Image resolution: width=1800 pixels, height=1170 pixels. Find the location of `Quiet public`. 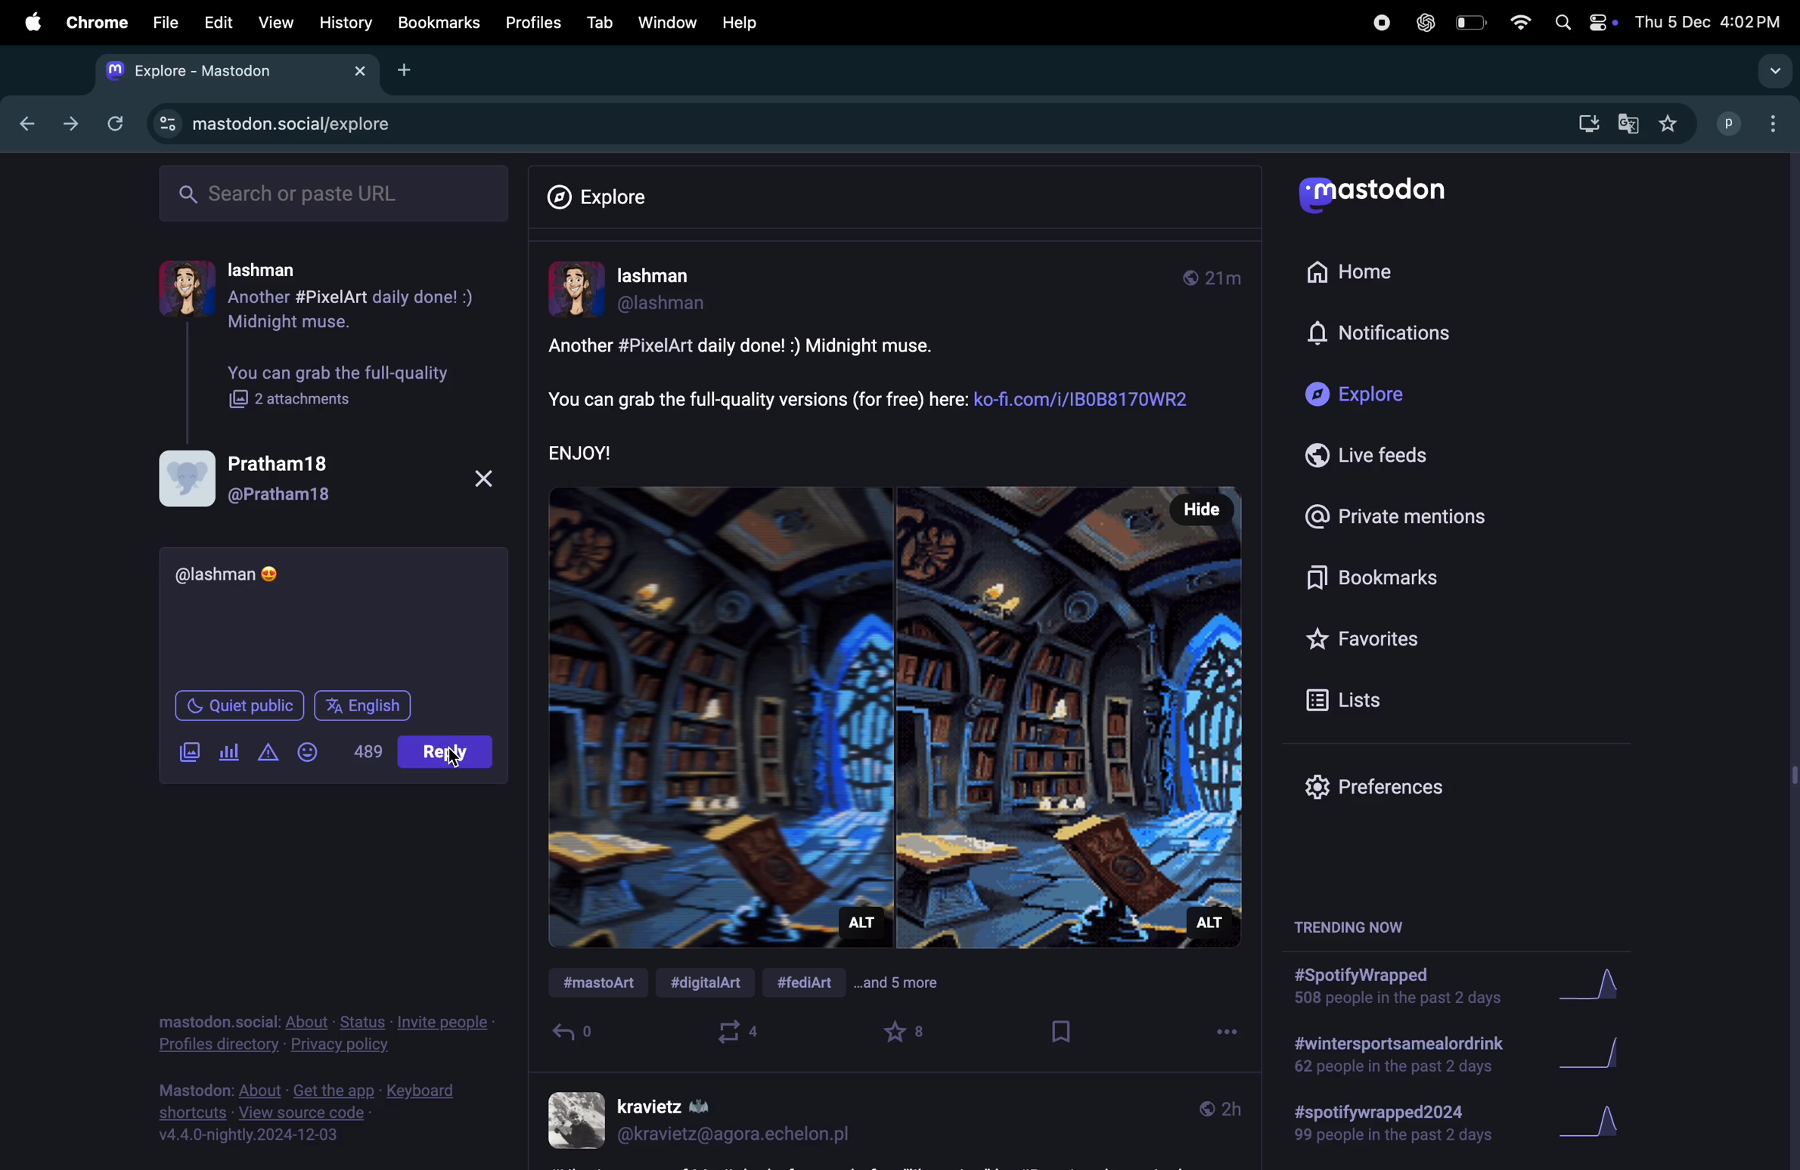

Quiet public is located at coordinates (241, 704).